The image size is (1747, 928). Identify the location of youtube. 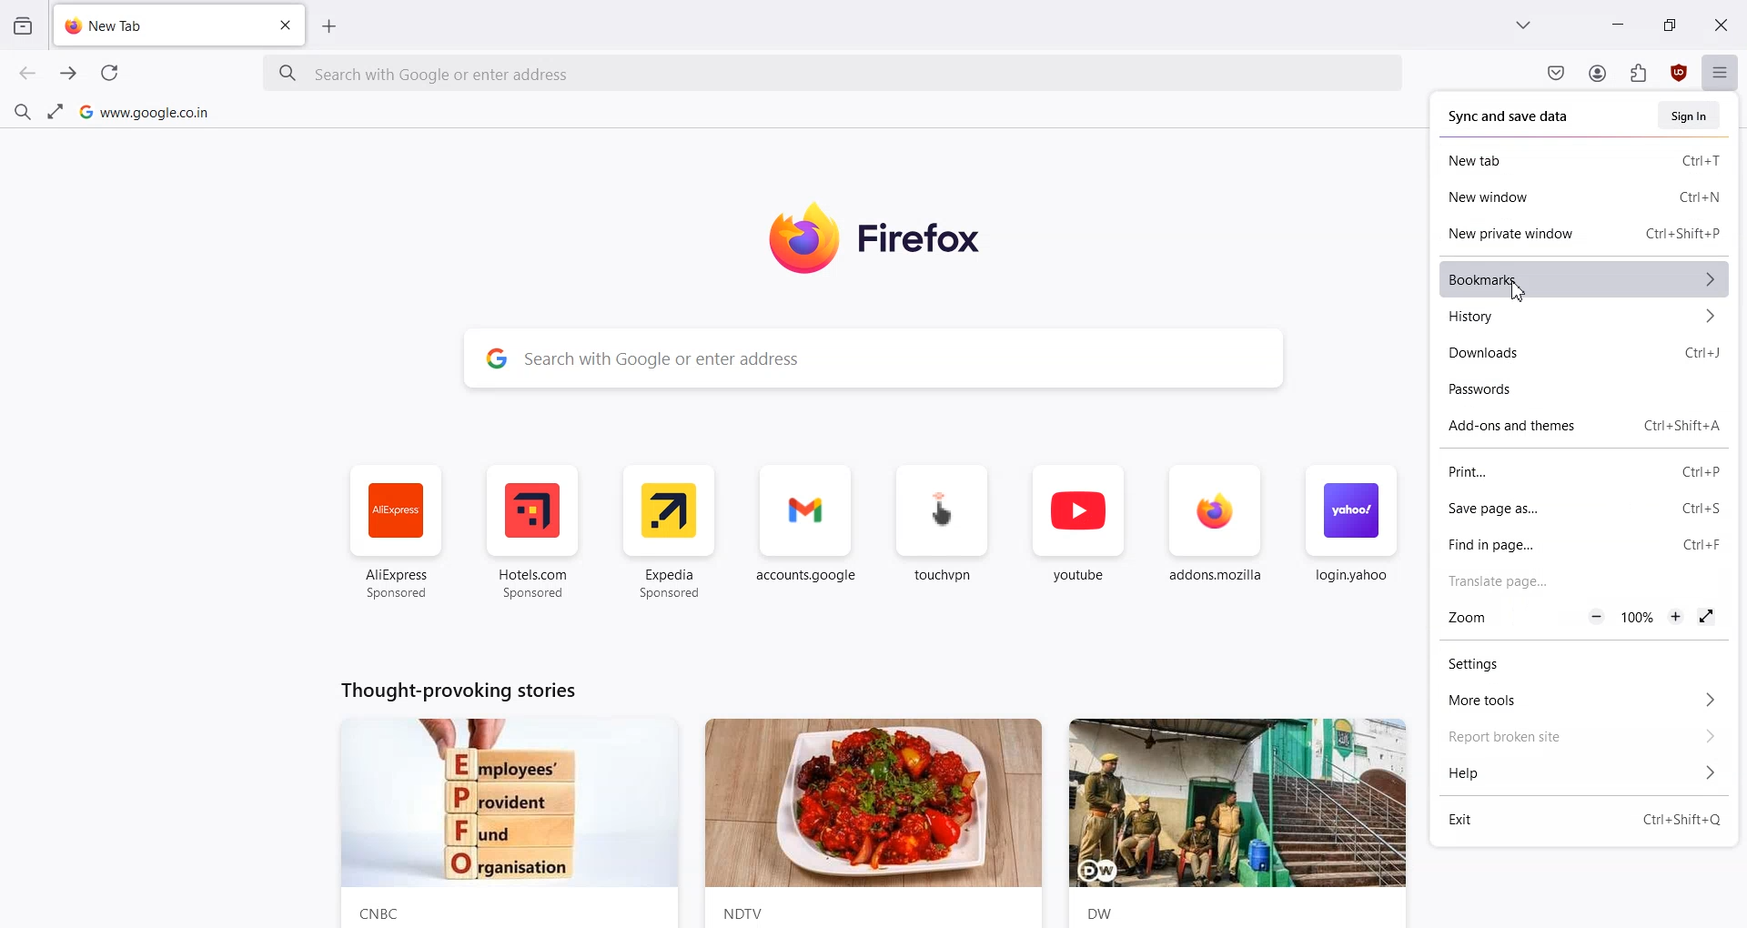
(1078, 534).